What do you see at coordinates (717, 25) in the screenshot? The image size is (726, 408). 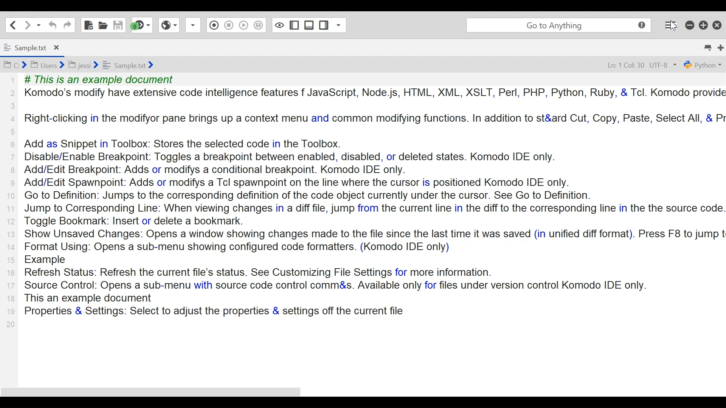 I see `Close` at bounding box center [717, 25].